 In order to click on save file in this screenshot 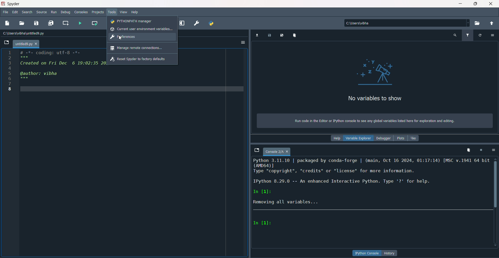, I will do `click(36, 23)`.